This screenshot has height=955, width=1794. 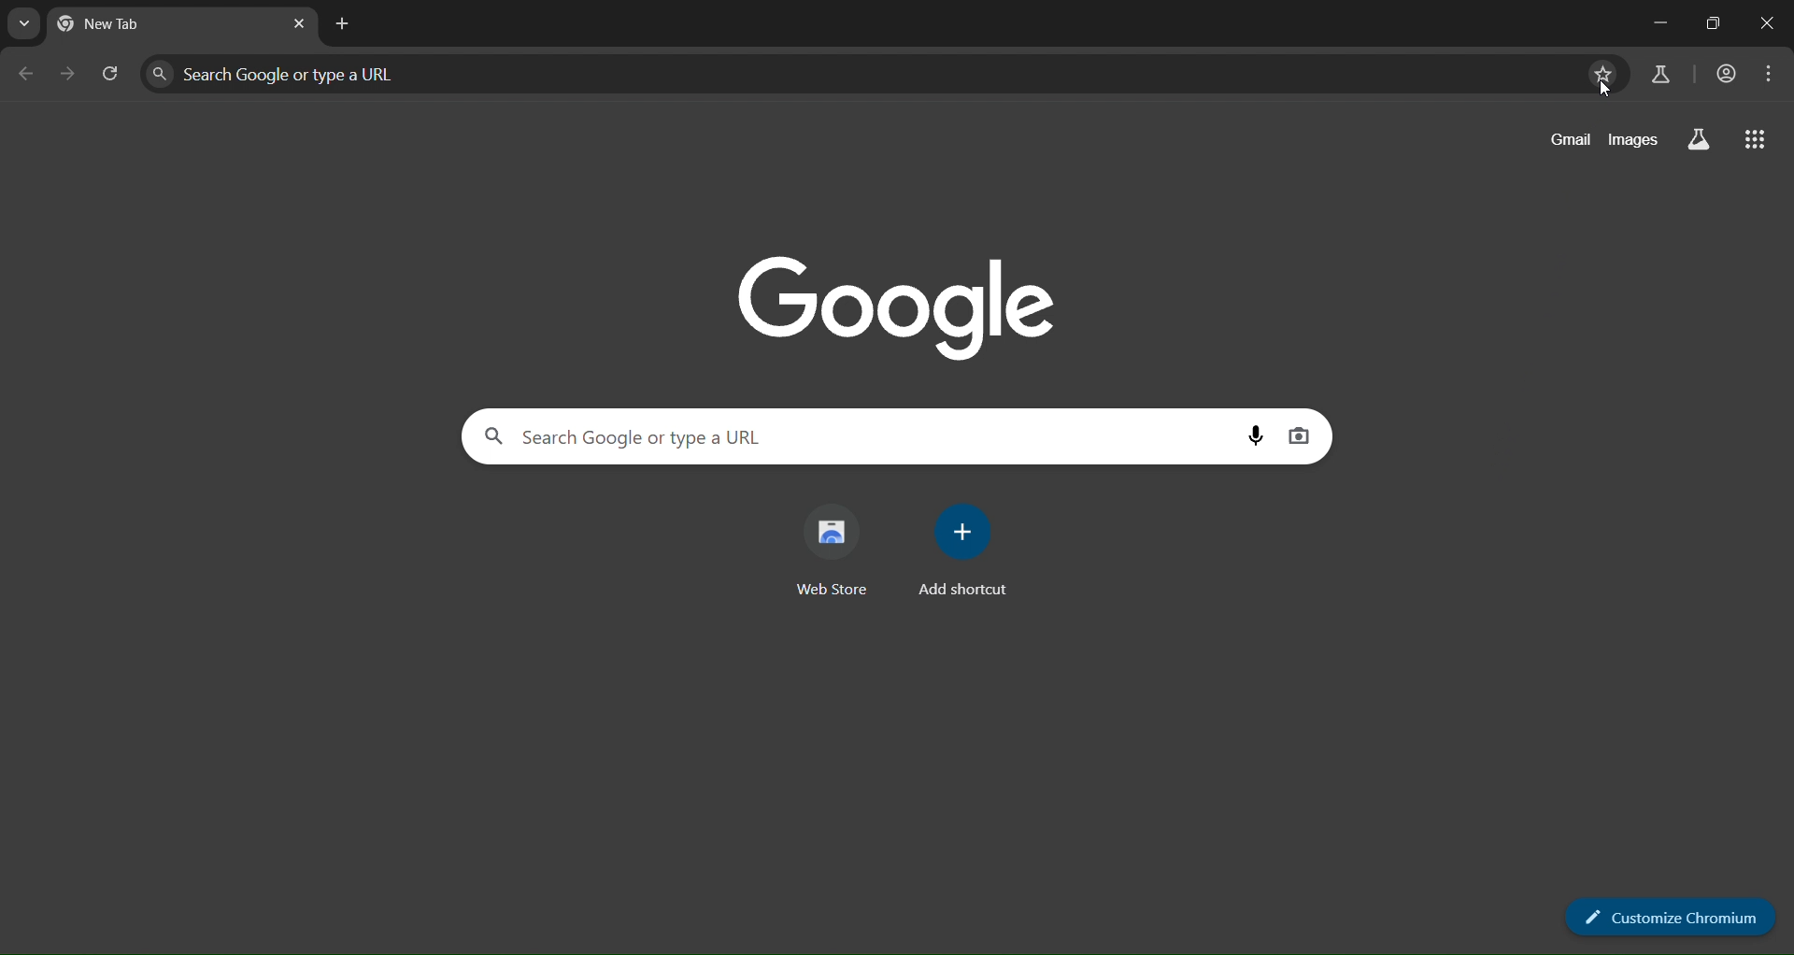 What do you see at coordinates (902, 301) in the screenshot?
I see `google` at bounding box center [902, 301].